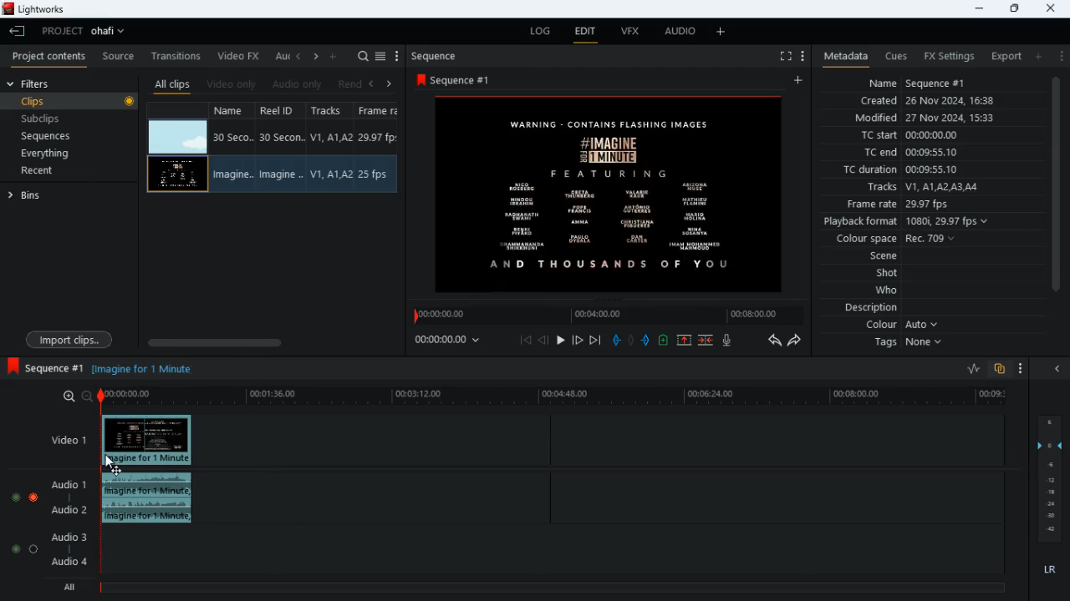 The width and height of the screenshot is (1070, 601). Describe the element at coordinates (935, 102) in the screenshot. I see `created` at that location.